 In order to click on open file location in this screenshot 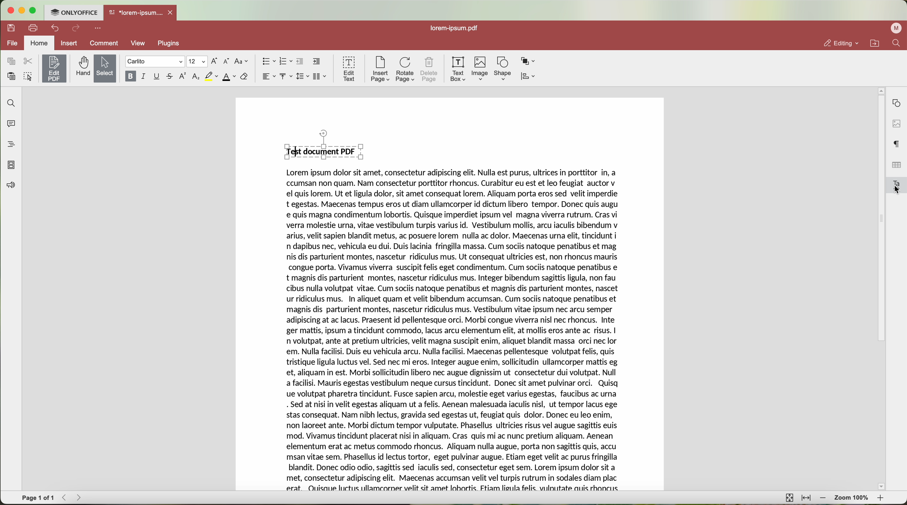, I will do `click(874, 43)`.